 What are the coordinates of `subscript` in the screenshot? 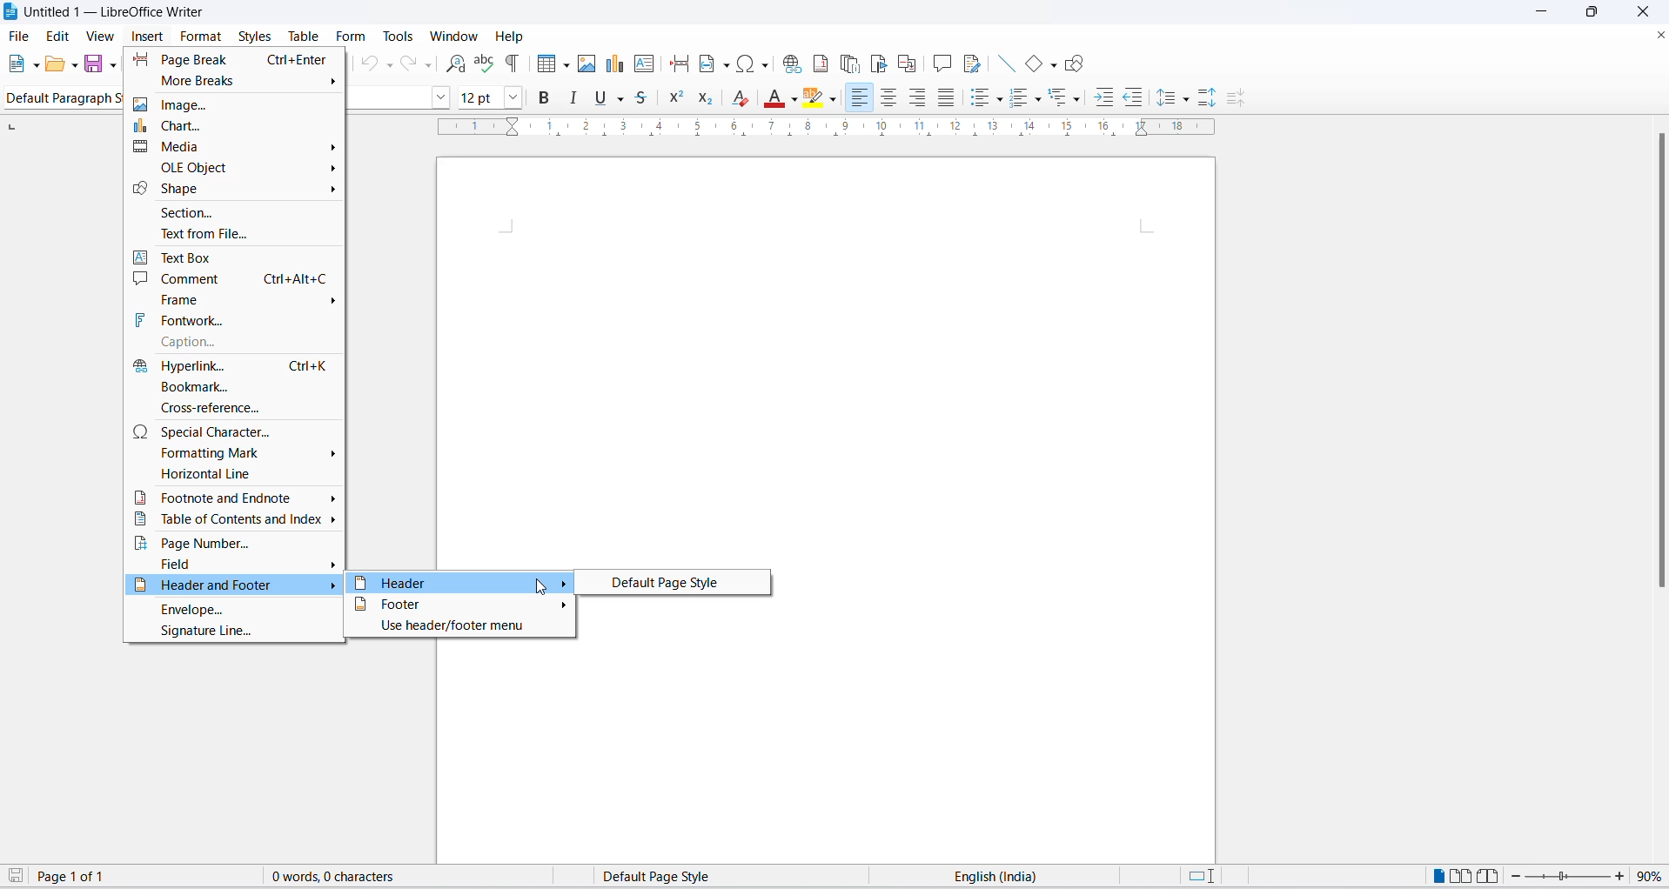 It's located at (713, 100).